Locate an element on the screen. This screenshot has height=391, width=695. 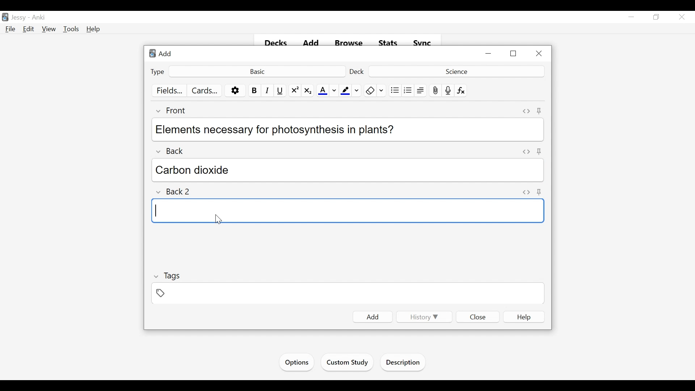
Change Color is located at coordinates (357, 91).